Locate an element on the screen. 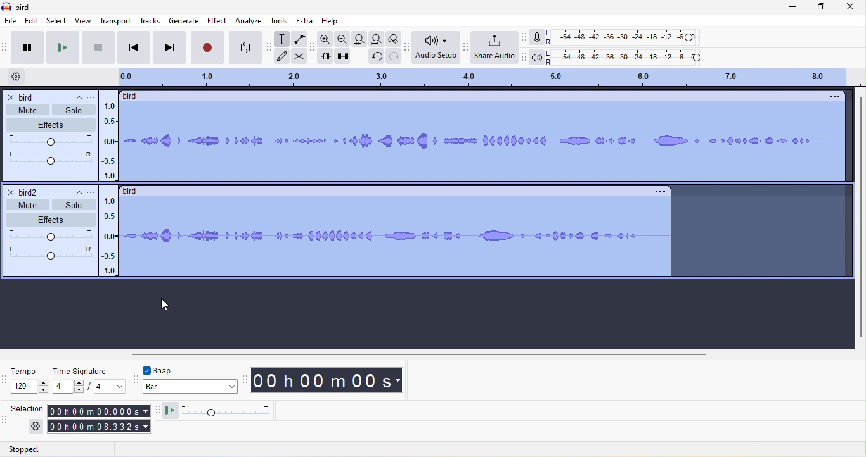 The width and height of the screenshot is (866, 457). select waveform is located at coordinates (484, 189).